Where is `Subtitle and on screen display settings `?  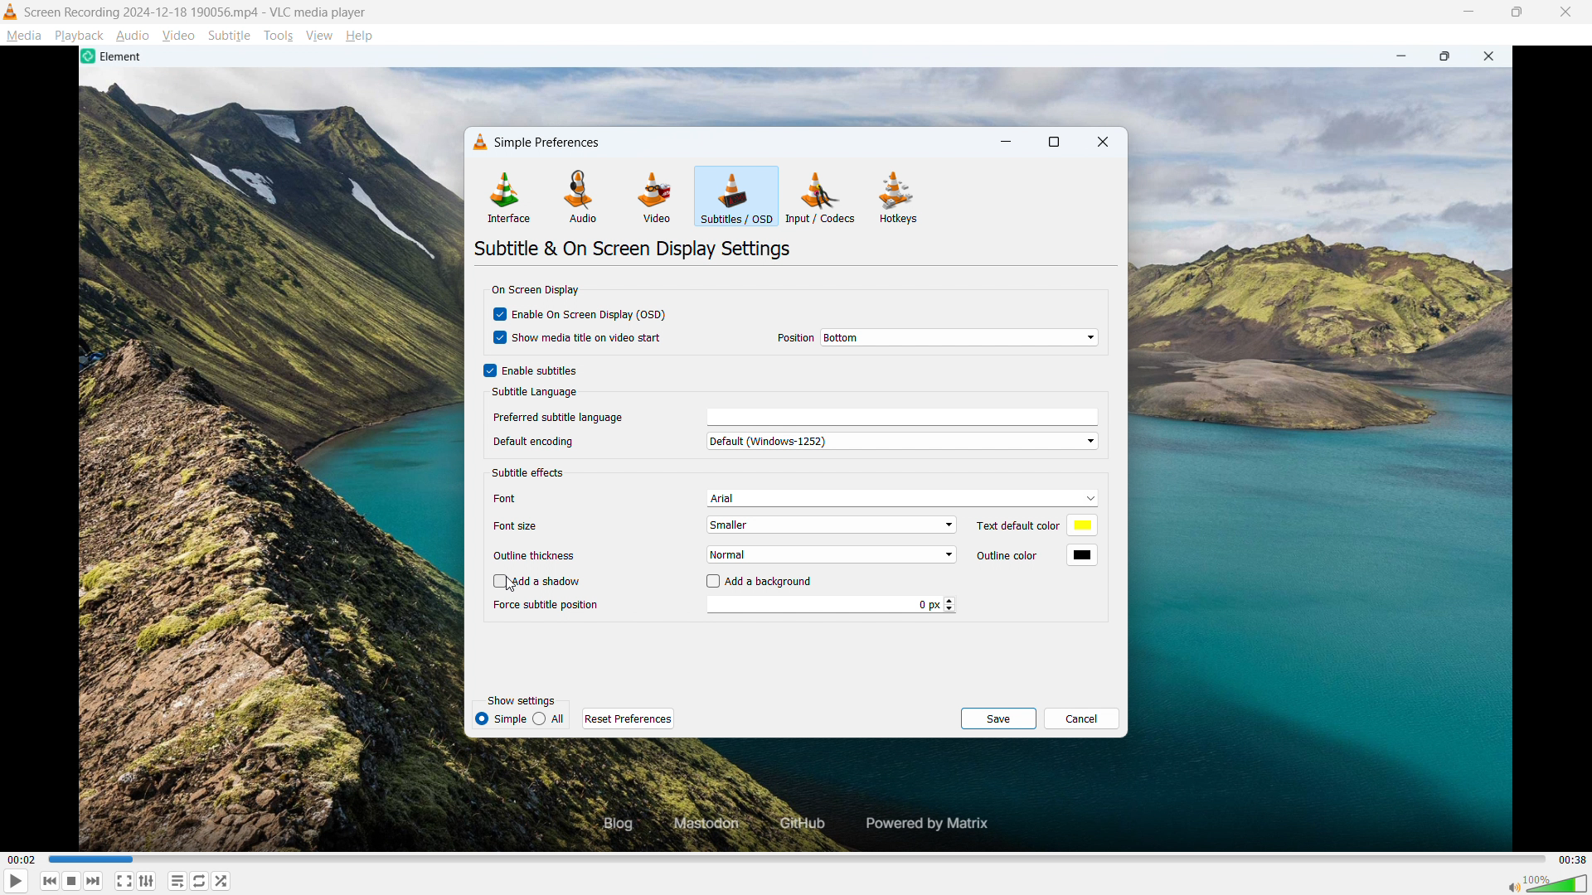
Subtitle and on screen display settings  is located at coordinates (633, 248).